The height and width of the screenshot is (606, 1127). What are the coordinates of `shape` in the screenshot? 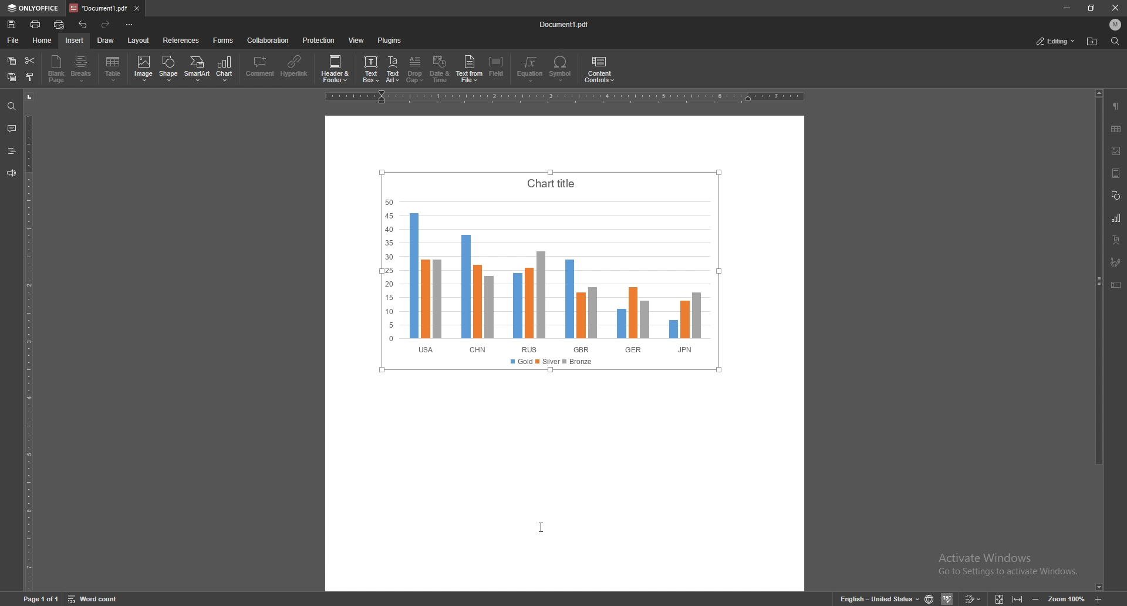 It's located at (168, 68).